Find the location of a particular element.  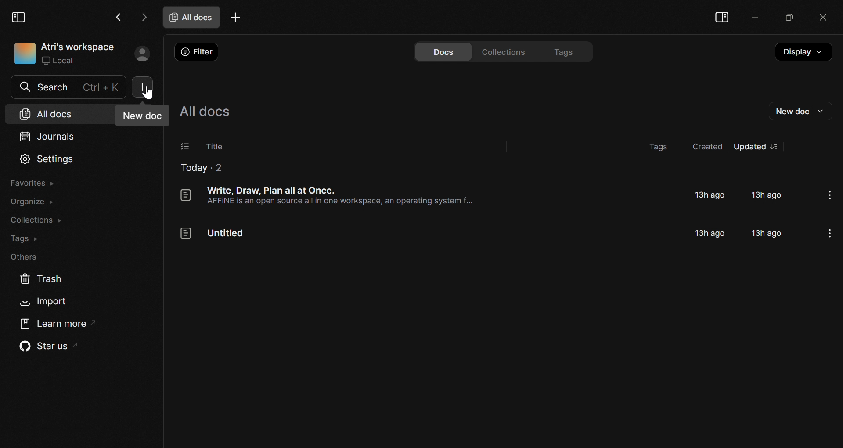

Docs is located at coordinates (442, 51).